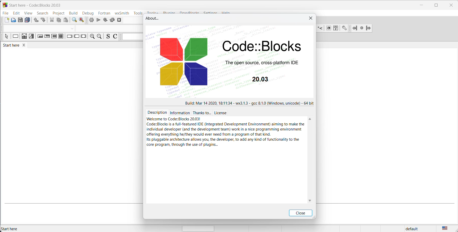 This screenshot has width=458, height=232. I want to click on HTML, so click(330, 29).